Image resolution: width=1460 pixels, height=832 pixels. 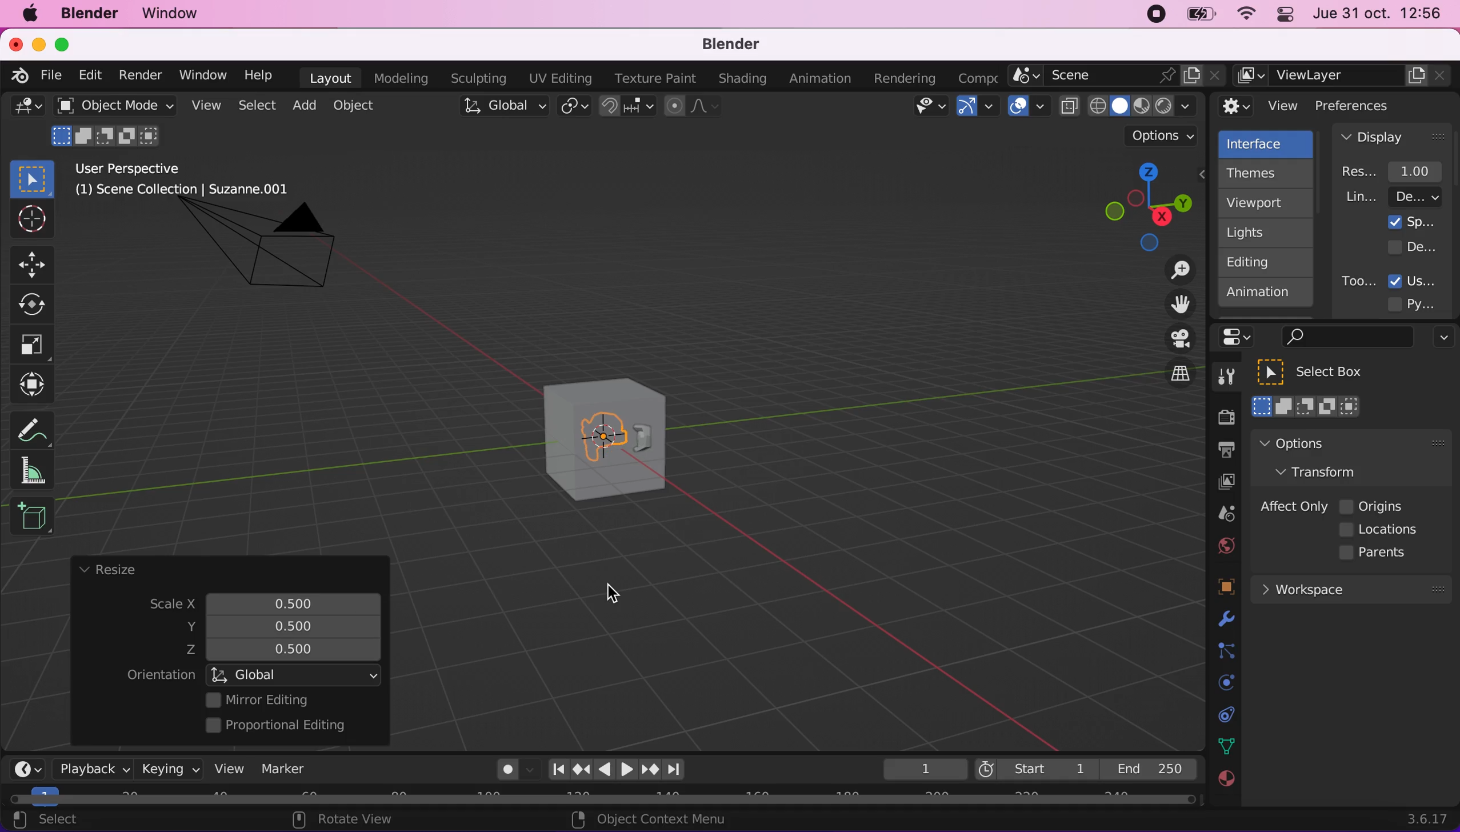 I want to click on wifi, so click(x=1243, y=17).